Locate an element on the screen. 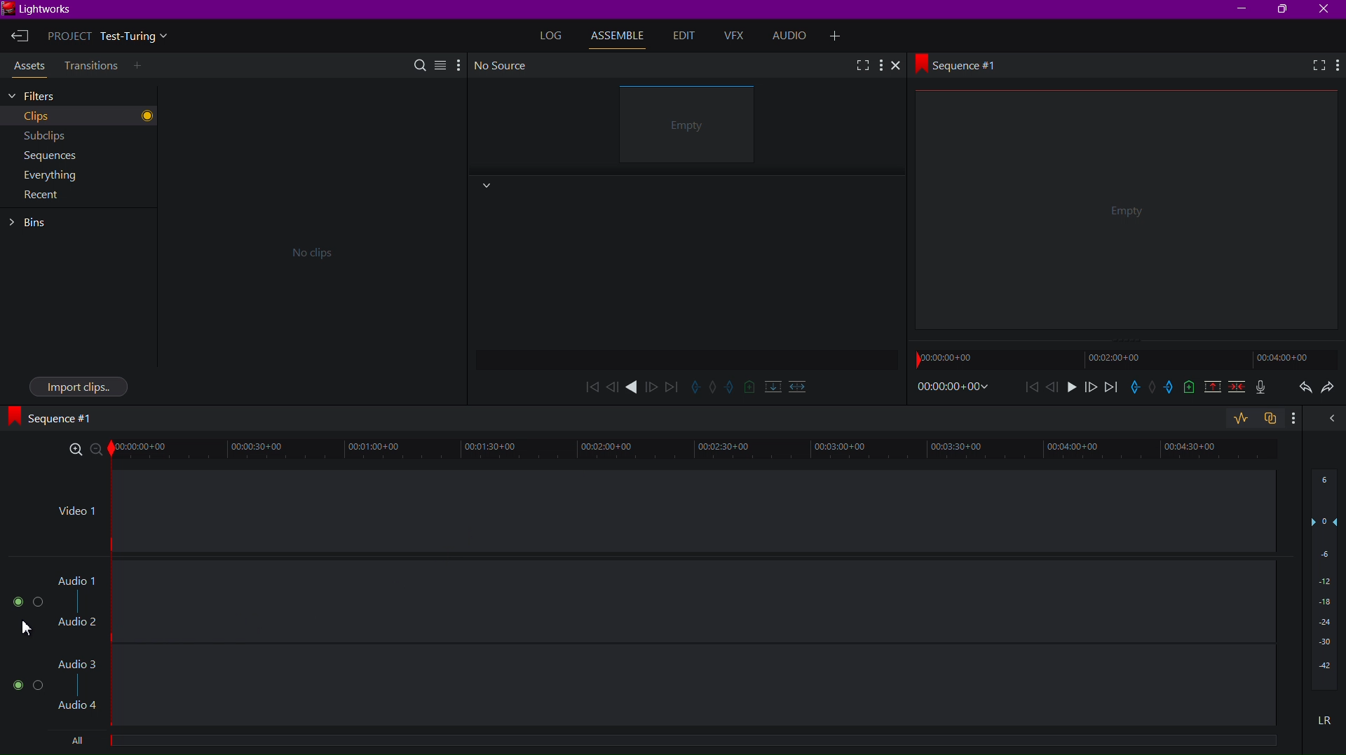  Undo is located at coordinates (1302, 389).